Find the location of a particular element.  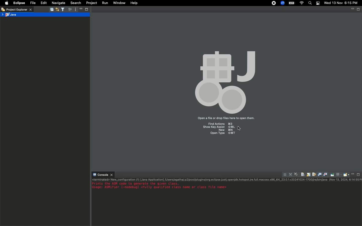

cursor is located at coordinates (240, 128).